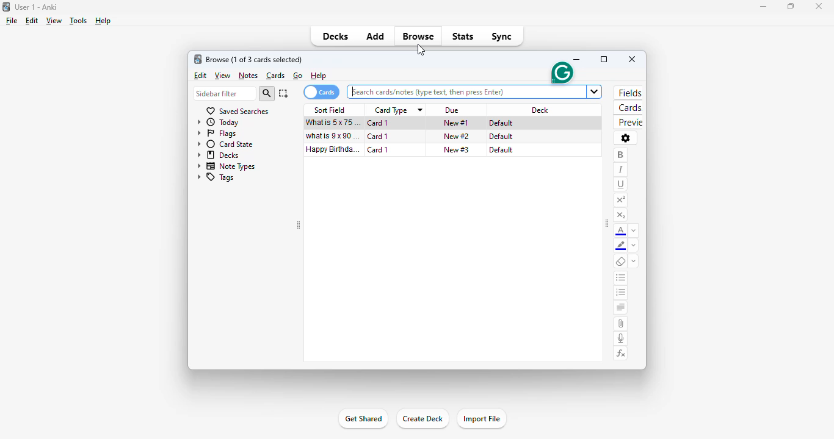  What do you see at coordinates (561, 73) in the screenshot?
I see `grammarly extension` at bounding box center [561, 73].